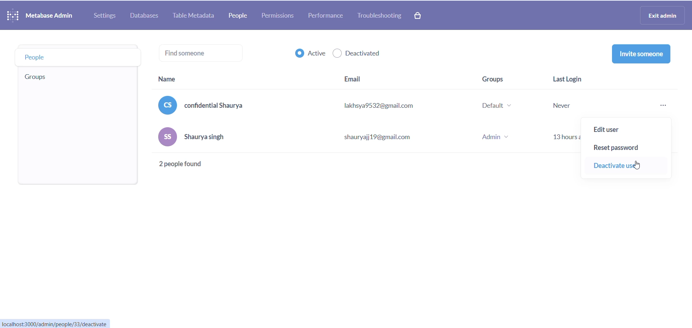 This screenshot has height=328, width=692. I want to click on group, so click(503, 80).